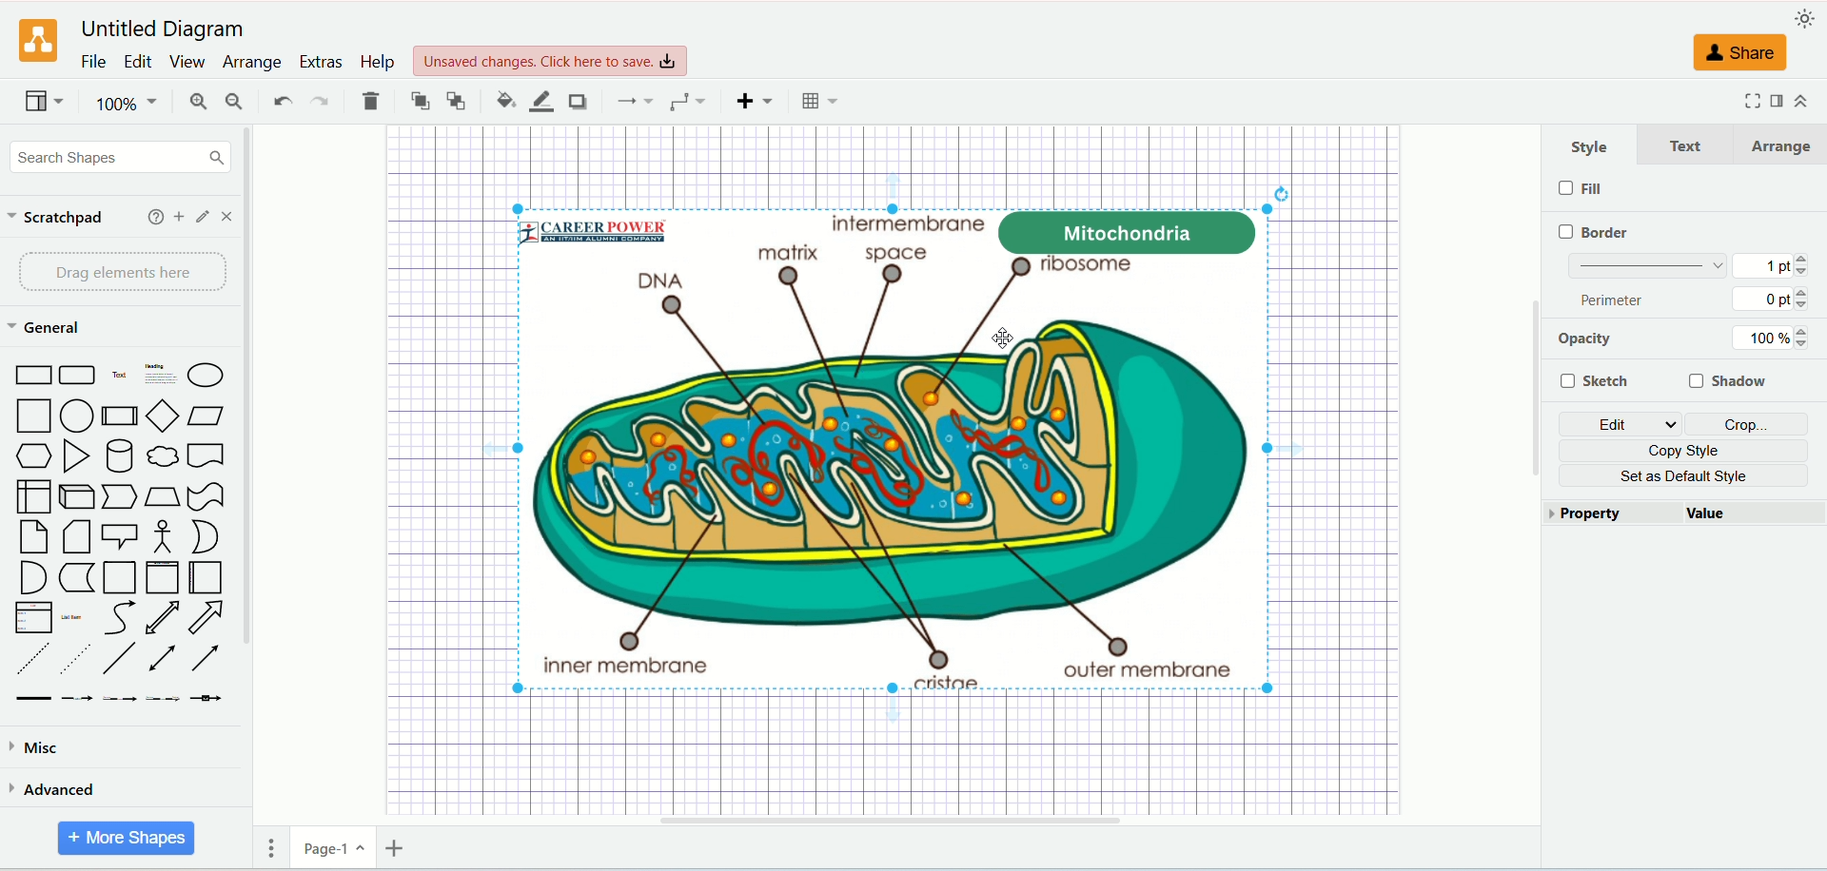 This screenshot has width=1827, height=871. I want to click on Item List, so click(35, 617).